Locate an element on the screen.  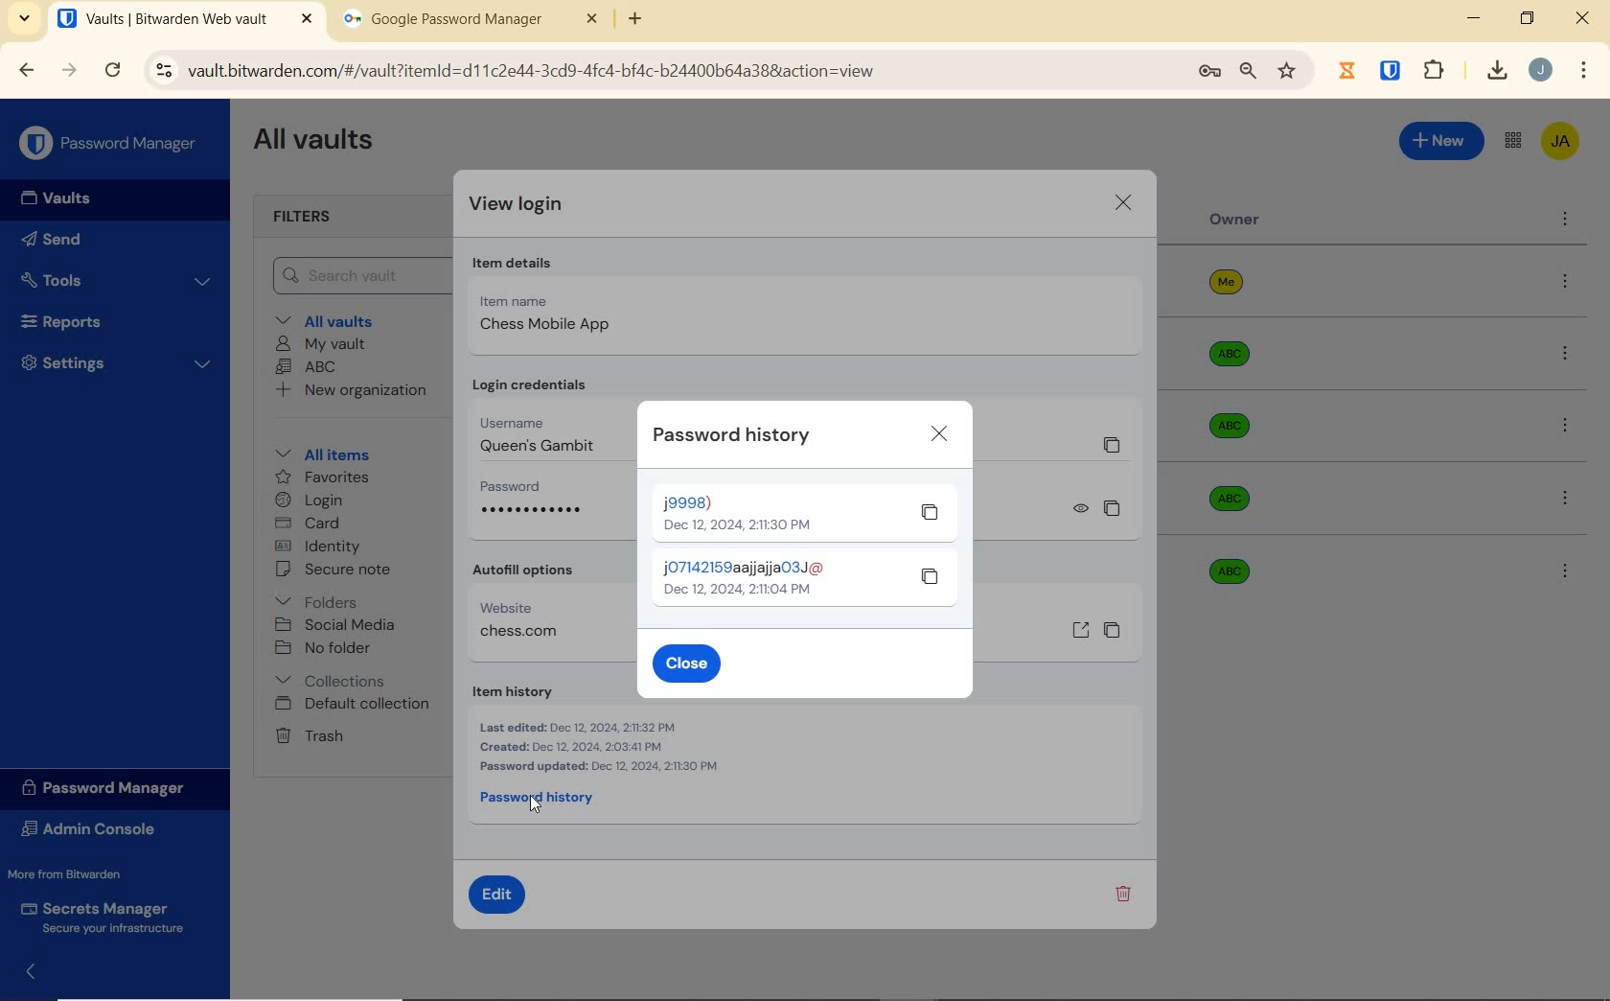
Username is located at coordinates (541, 420).